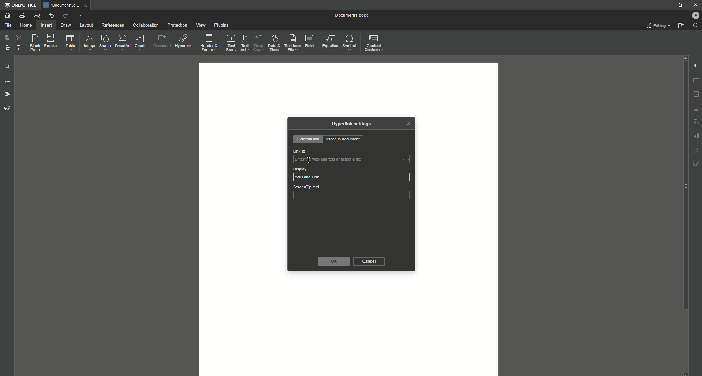 This screenshot has width=702, height=376. What do you see at coordinates (7, 38) in the screenshot?
I see `Copy` at bounding box center [7, 38].